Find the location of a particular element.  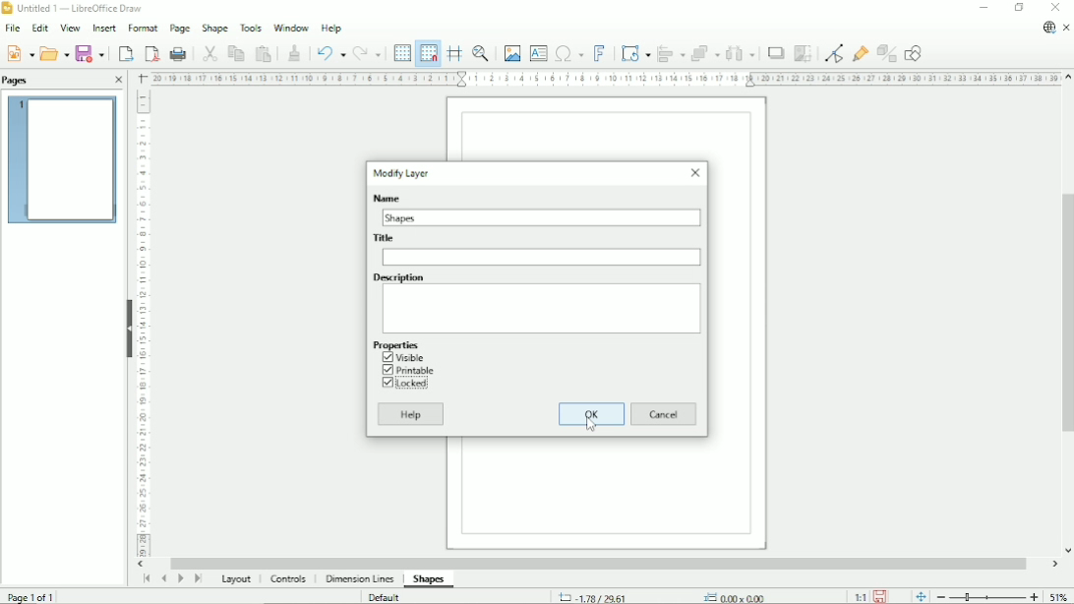

Page 1 of 1 is located at coordinates (32, 595).